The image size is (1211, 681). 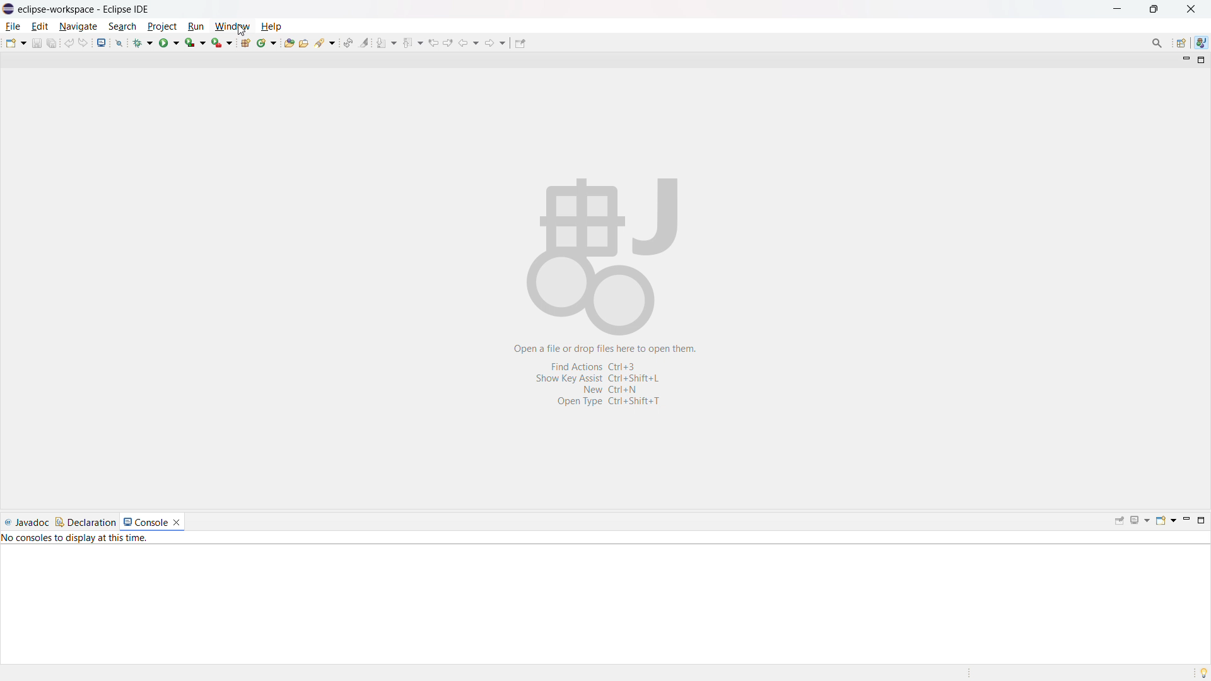 What do you see at coordinates (176, 521) in the screenshot?
I see `close console` at bounding box center [176, 521].